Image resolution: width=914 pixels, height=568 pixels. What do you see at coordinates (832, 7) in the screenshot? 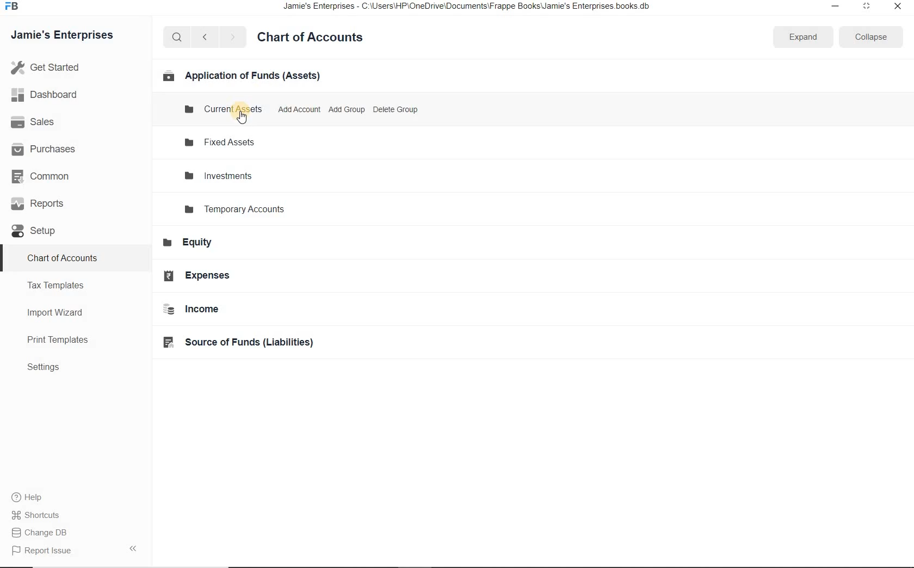
I see `minimize` at bounding box center [832, 7].